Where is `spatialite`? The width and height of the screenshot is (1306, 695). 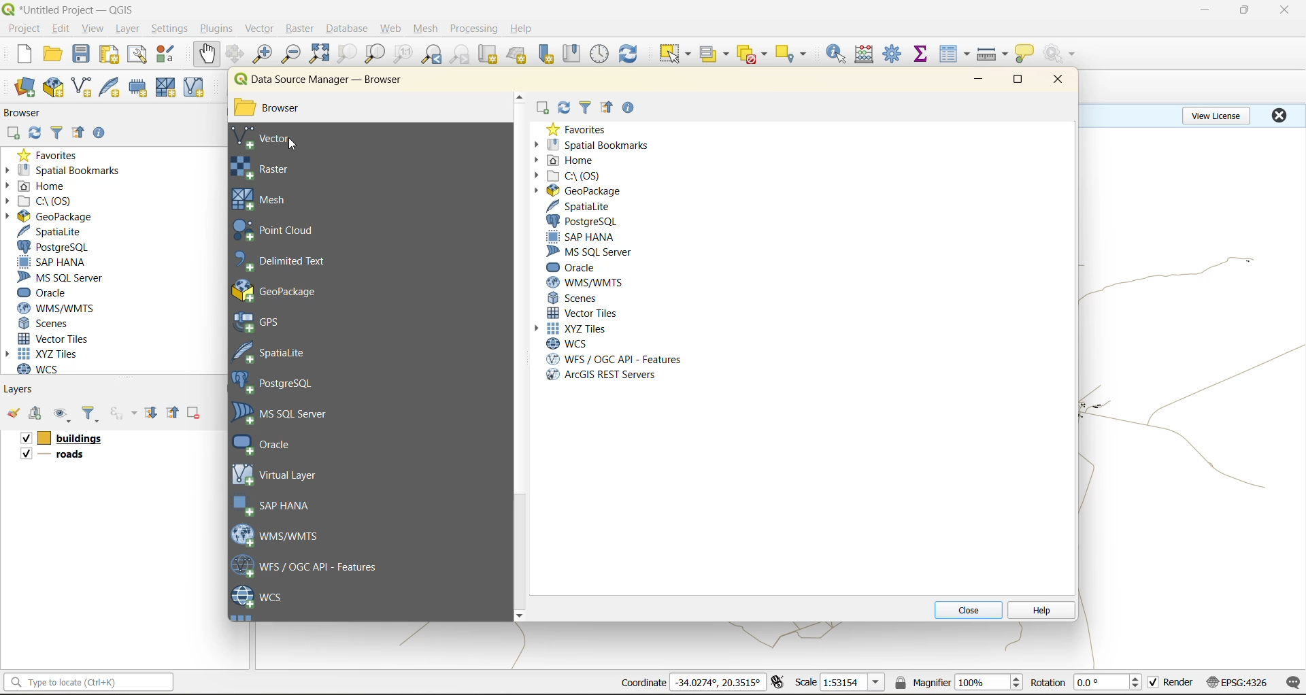 spatialite is located at coordinates (56, 233).